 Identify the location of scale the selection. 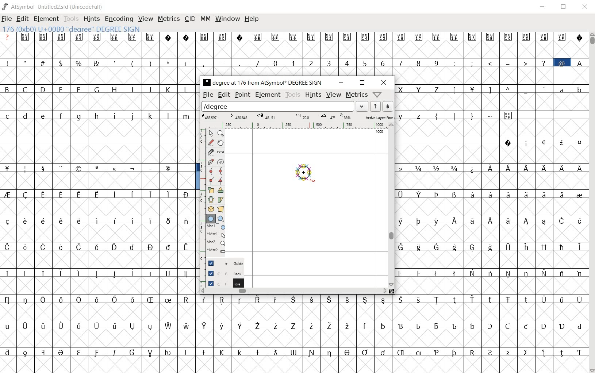
(210, 190).